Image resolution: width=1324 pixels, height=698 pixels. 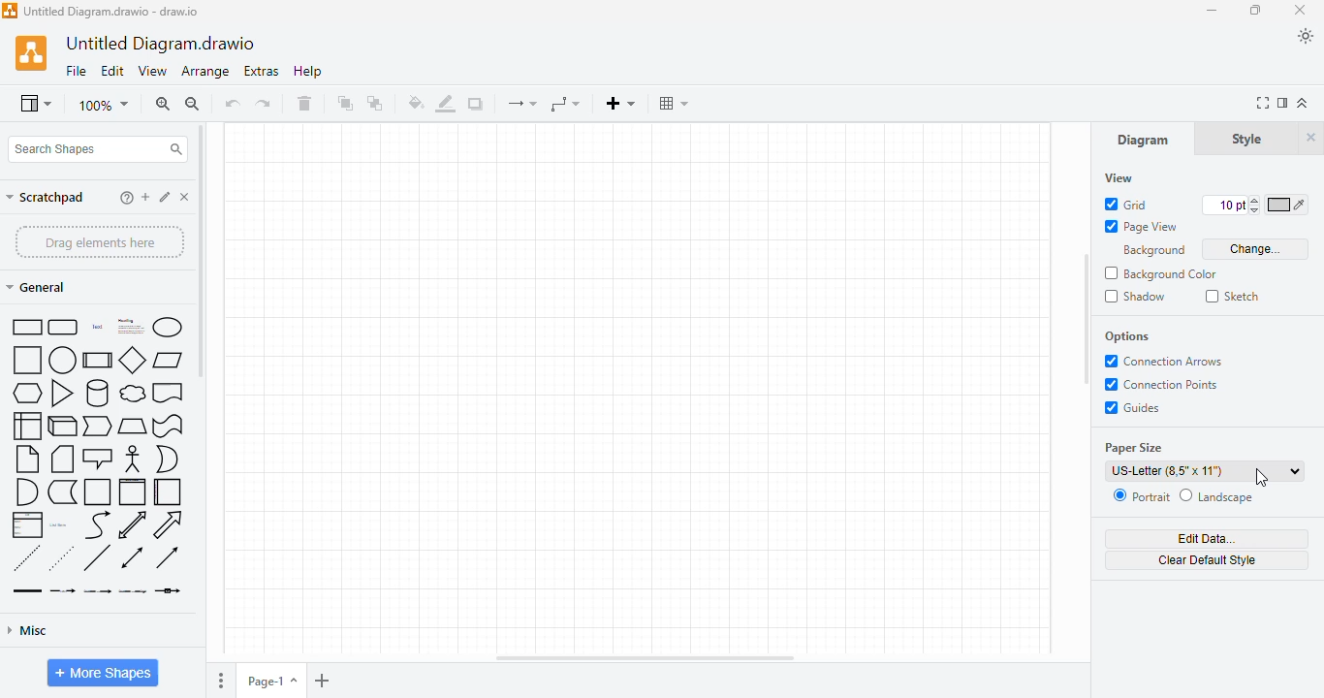 I want to click on cylinder, so click(x=98, y=393).